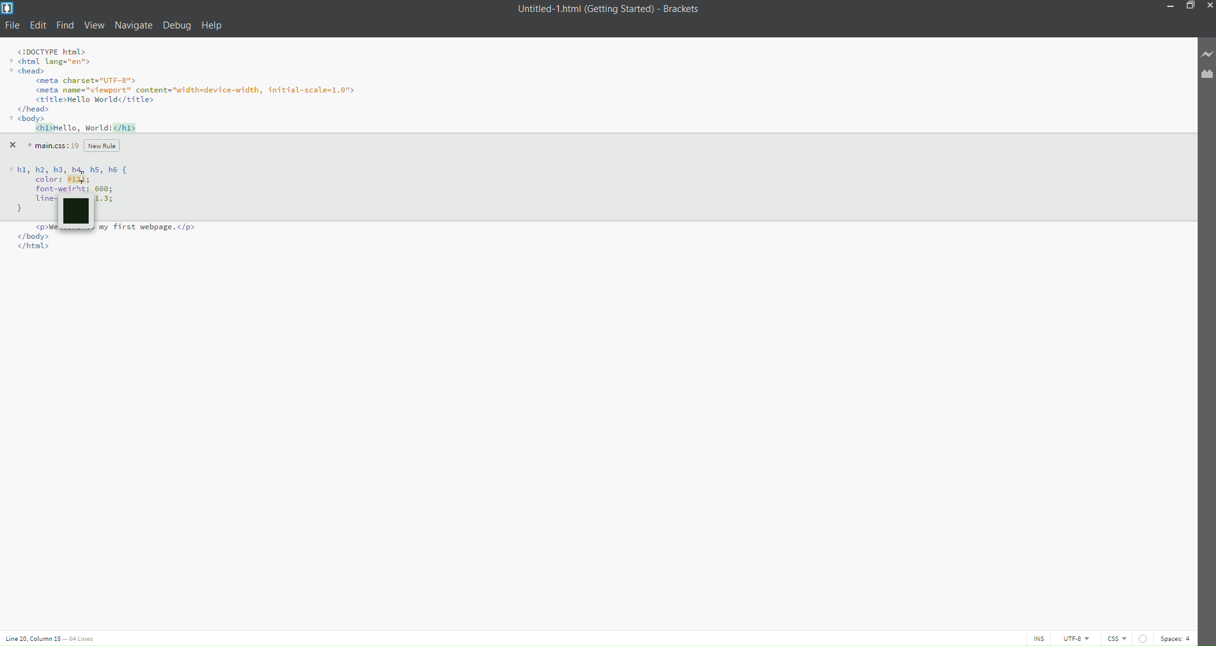  I want to click on view, so click(94, 25).